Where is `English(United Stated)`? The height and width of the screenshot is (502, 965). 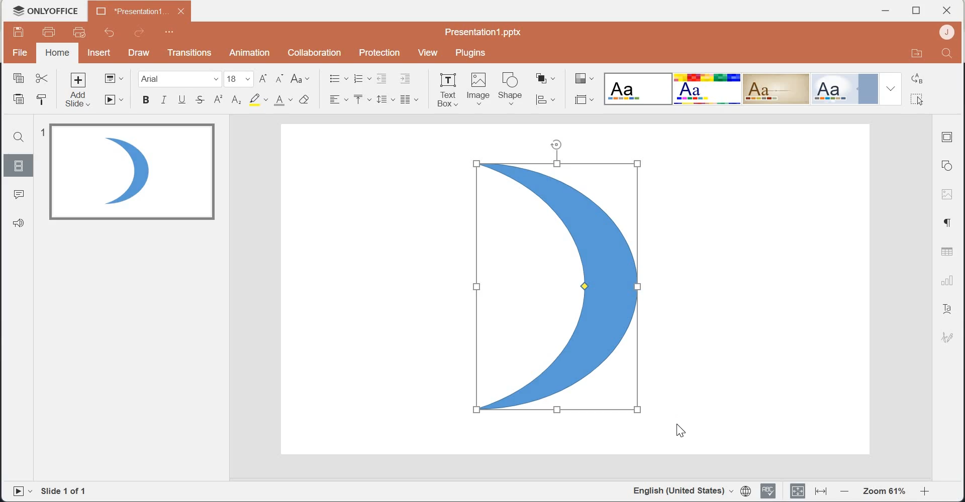
English(United Stated) is located at coordinates (685, 492).